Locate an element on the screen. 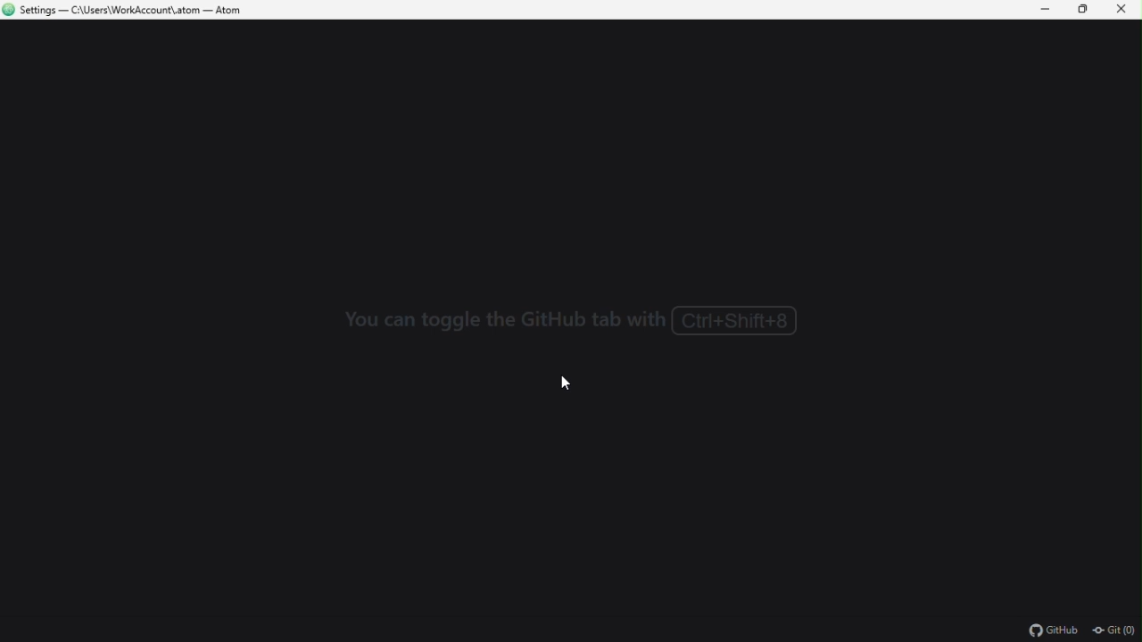 Image resolution: width=1142 pixels, height=642 pixels. mouse is located at coordinates (575, 384).